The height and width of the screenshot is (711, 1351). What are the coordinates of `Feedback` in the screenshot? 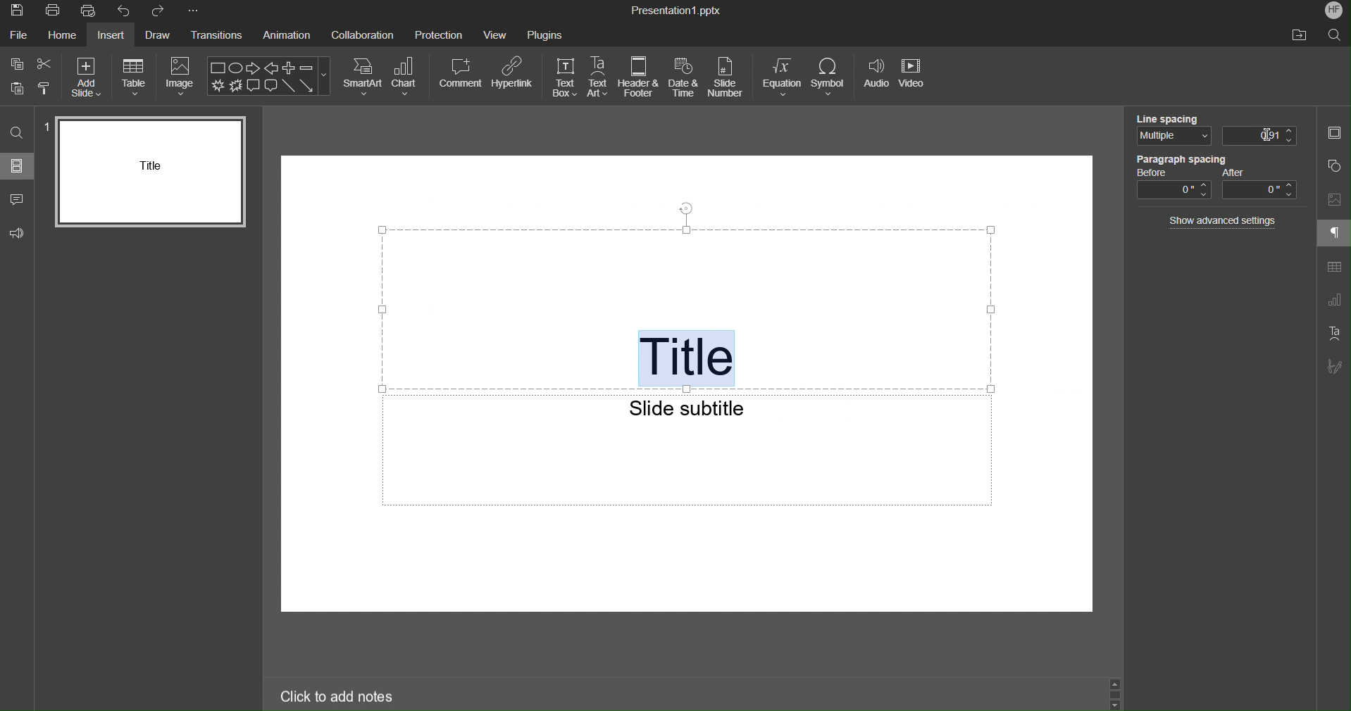 It's located at (17, 233).